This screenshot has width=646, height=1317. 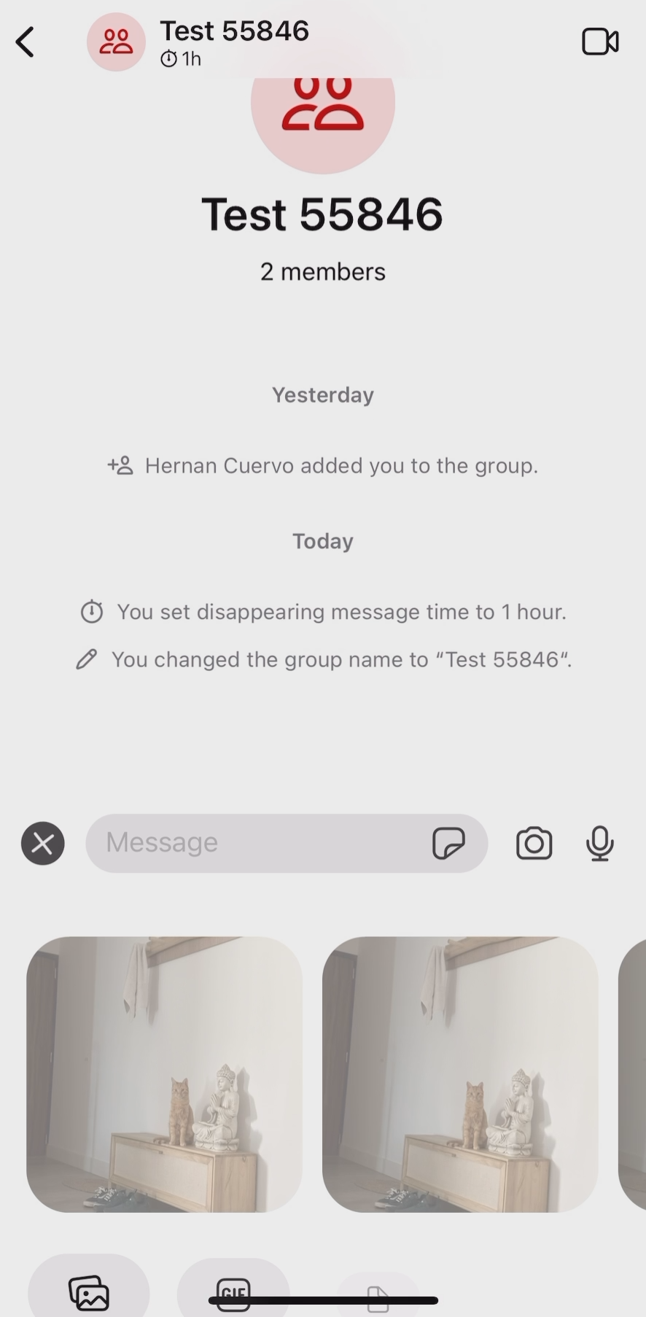 What do you see at coordinates (461, 1068) in the screenshot?
I see `image` at bounding box center [461, 1068].